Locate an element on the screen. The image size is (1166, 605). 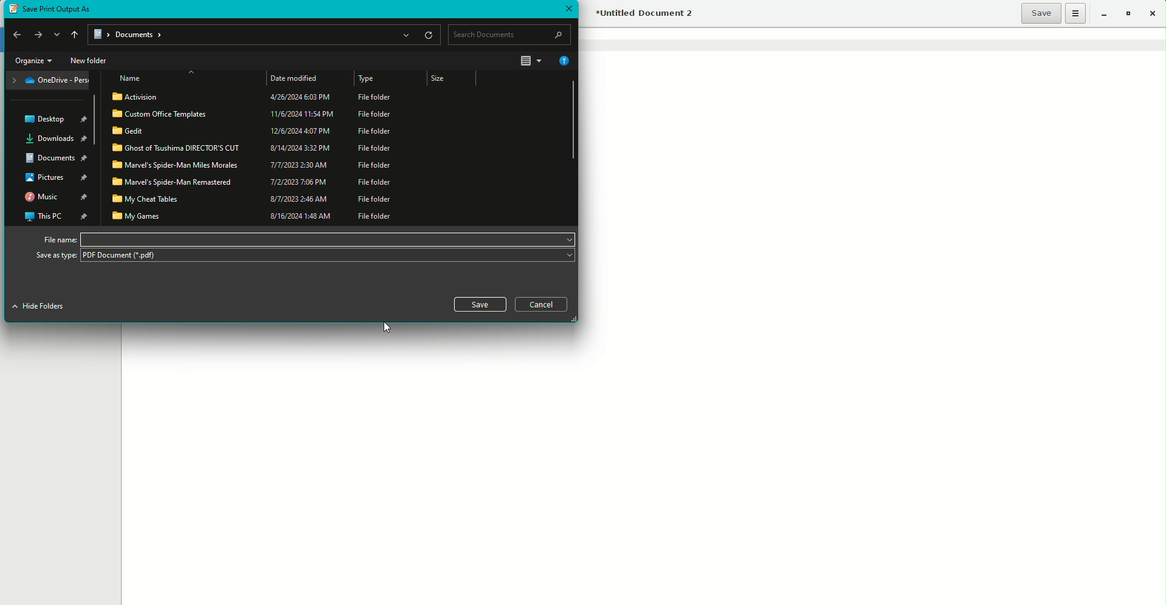
Organise is located at coordinates (32, 61).